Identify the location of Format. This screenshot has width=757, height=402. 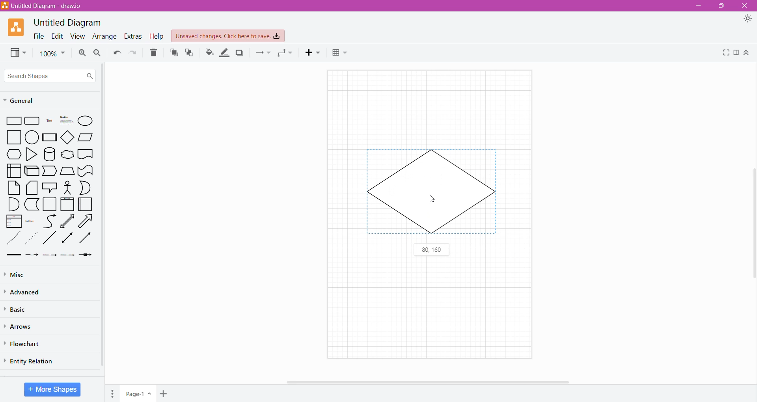
(737, 53).